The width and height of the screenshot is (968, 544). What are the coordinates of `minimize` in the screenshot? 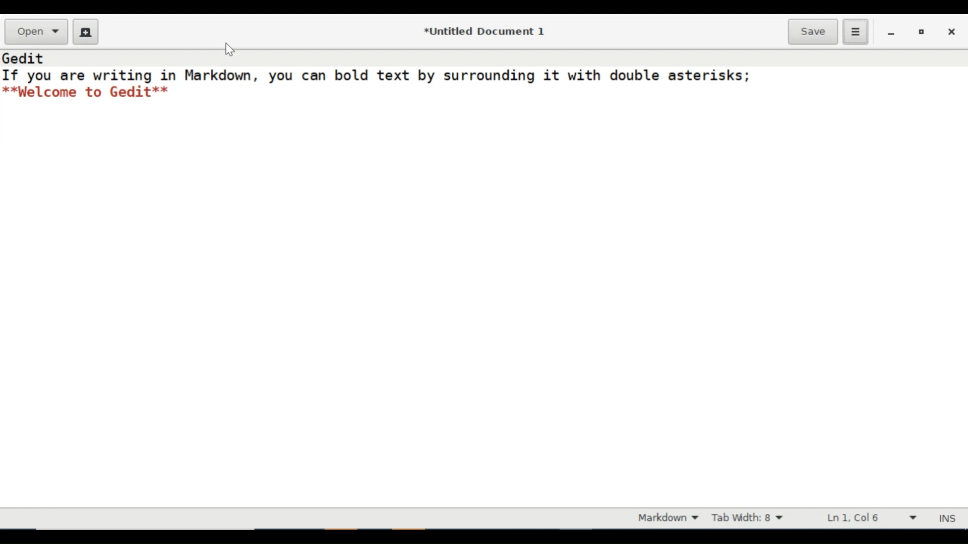 It's located at (894, 32).